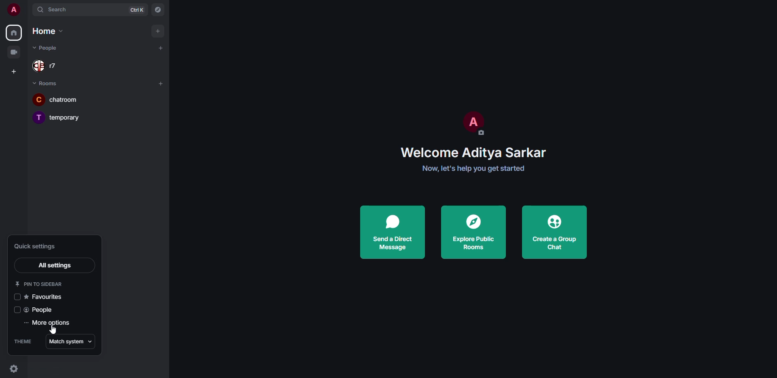  Describe the element at coordinates (73, 340) in the screenshot. I see `match system` at that location.